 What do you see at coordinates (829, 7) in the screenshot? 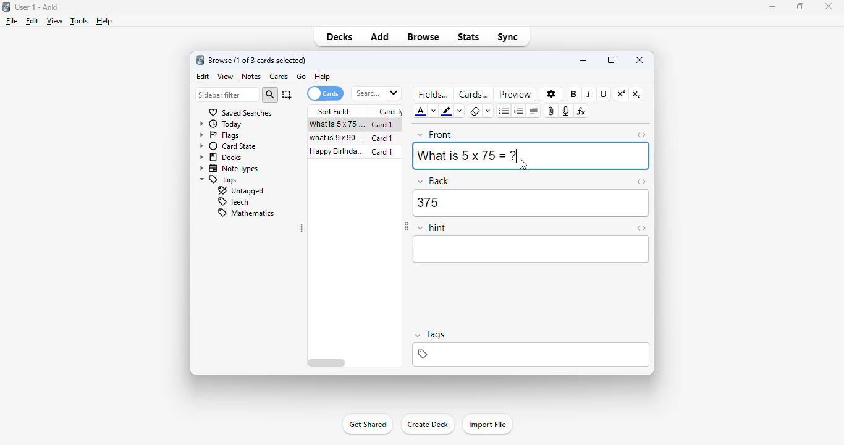
I see `close` at bounding box center [829, 7].